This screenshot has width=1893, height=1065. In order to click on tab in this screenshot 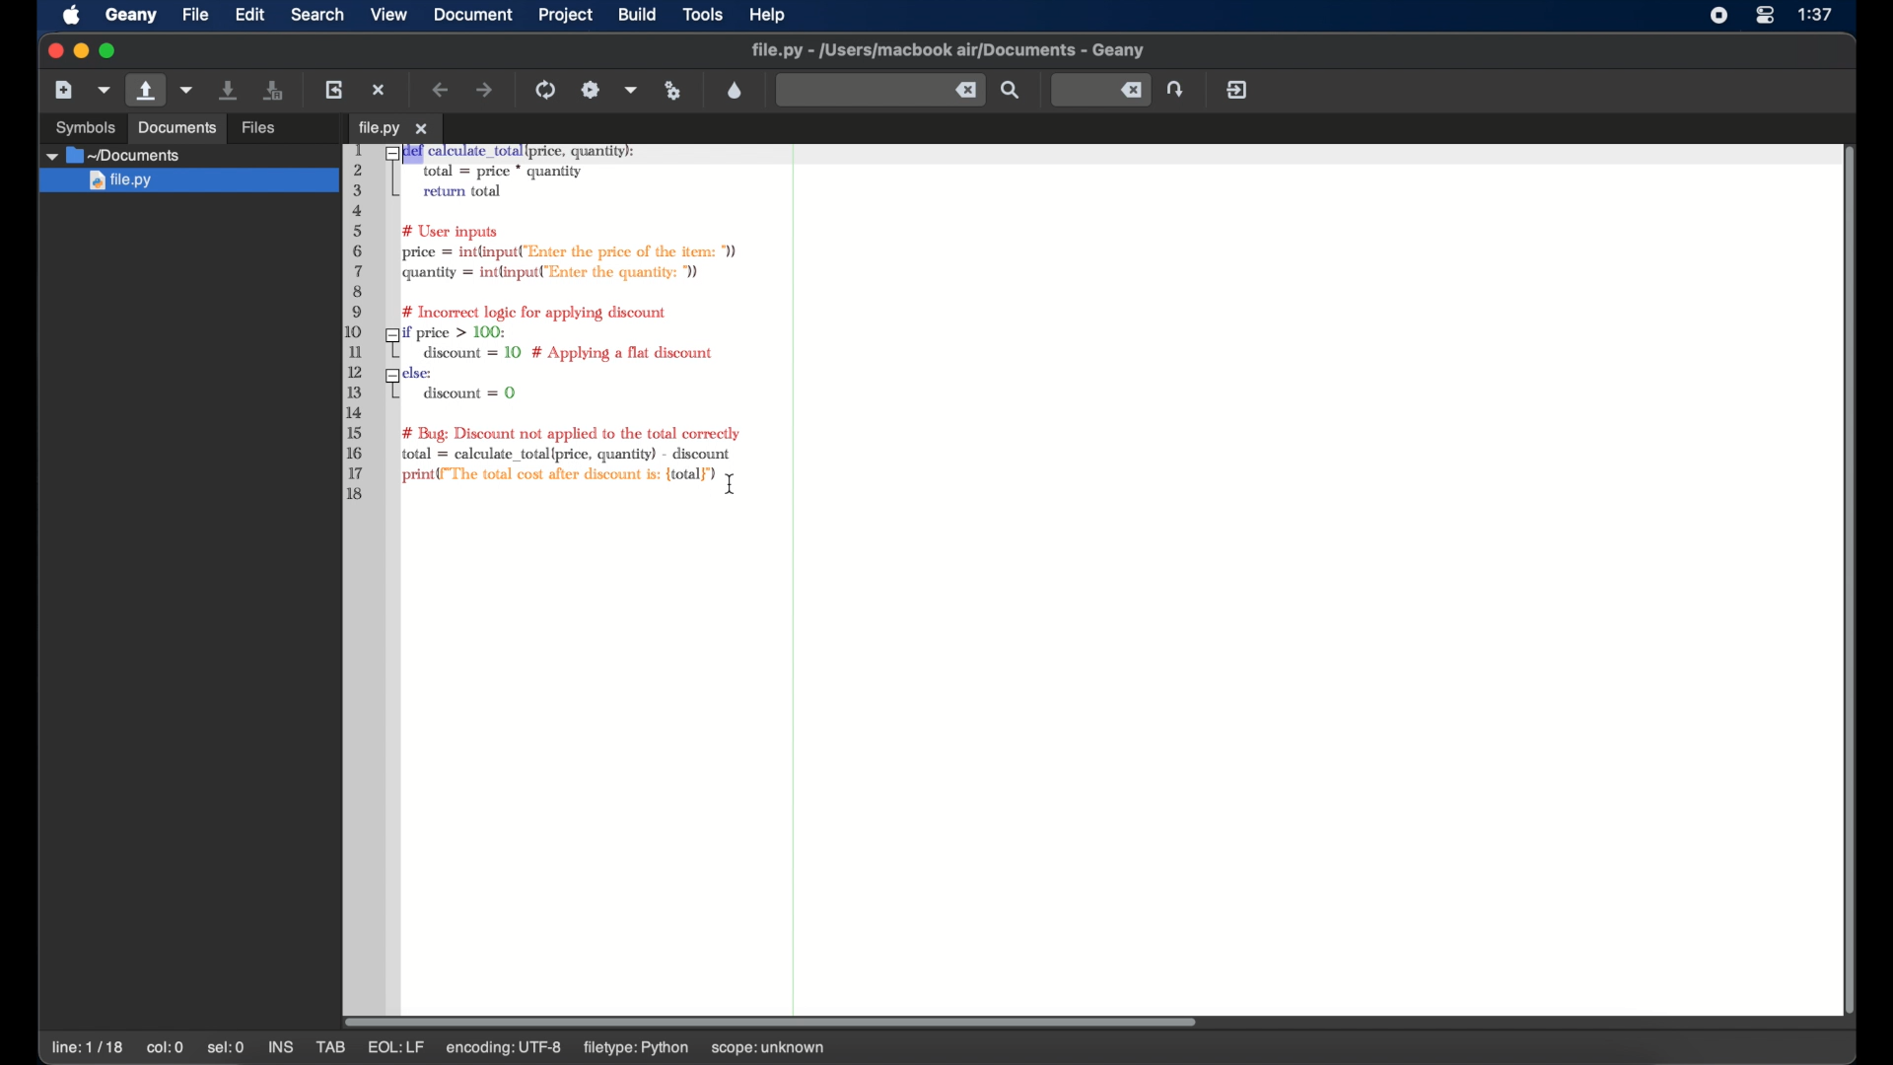, I will do `click(331, 1047)`.